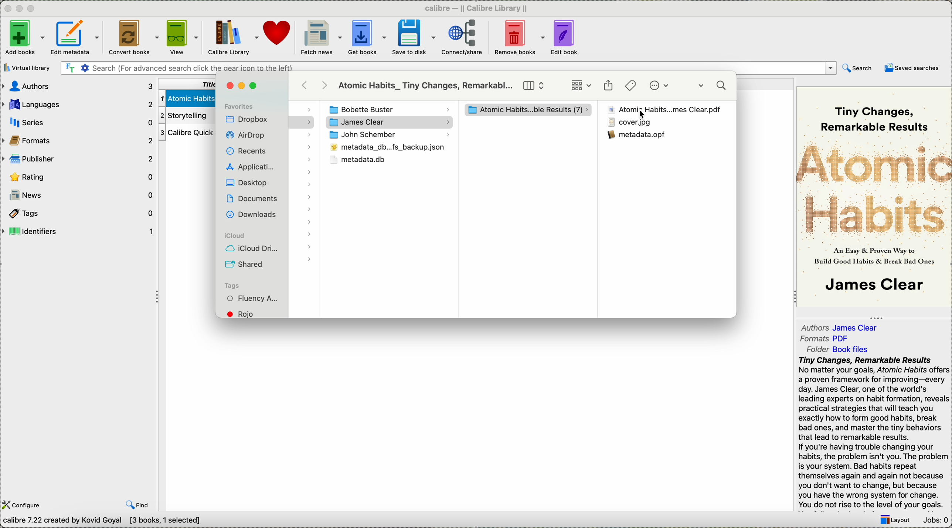 This screenshot has height=528, width=952. Describe the element at coordinates (79, 86) in the screenshot. I see `authors` at that location.